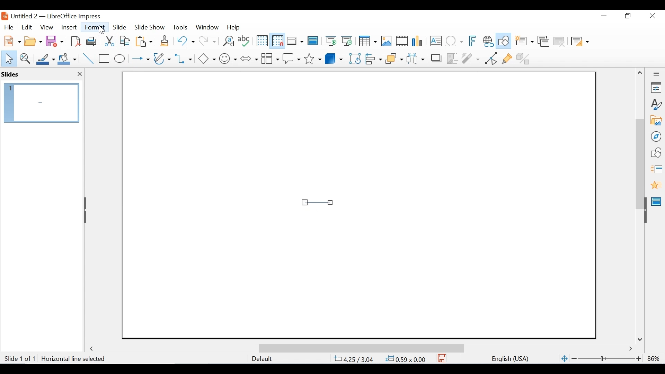 The height and width of the screenshot is (374, 665). What do you see at coordinates (330, 42) in the screenshot?
I see `Start from First Slide` at bounding box center [330, 42].